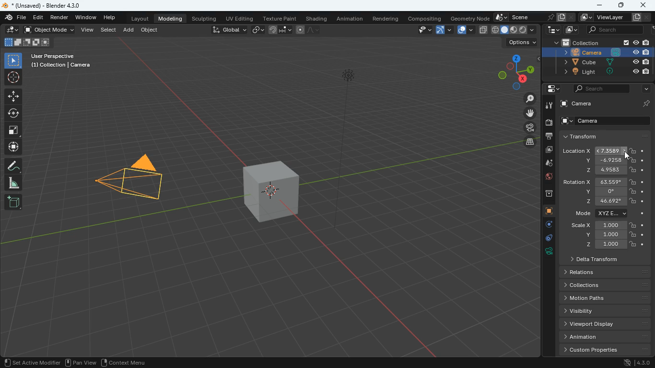 The height and width of the screenshot is (368, 655). What do you see at coordinates (600, 62) in the screenshot?
I see `cube` at bounding box center [600, 62].